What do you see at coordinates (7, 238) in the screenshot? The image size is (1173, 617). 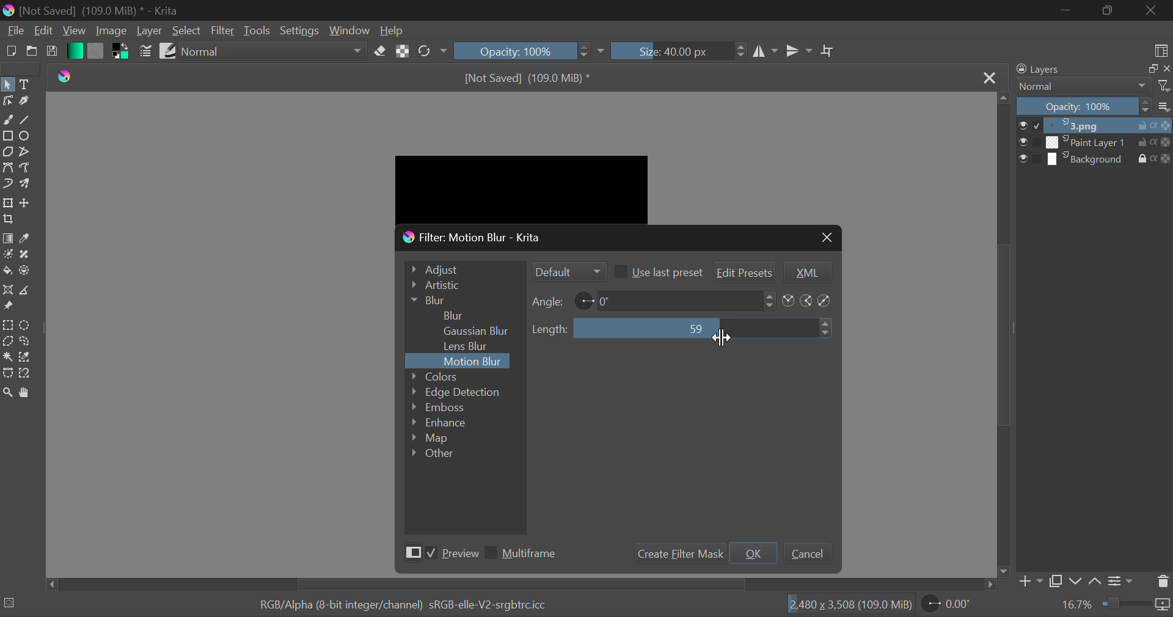 I see `Gradient Fill` at bounding box center [7, 238].